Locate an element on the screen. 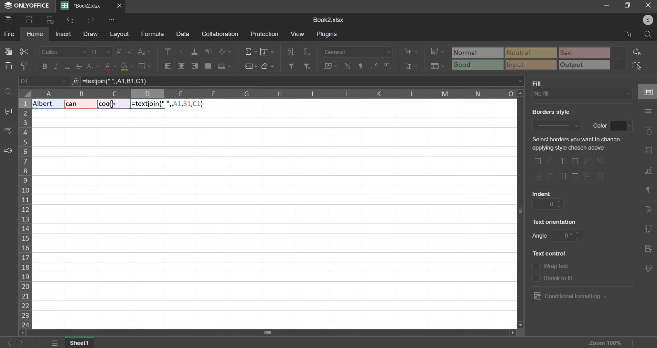 This screenshot has width=657, height=348. add filter is located at coordinates (290, 65).